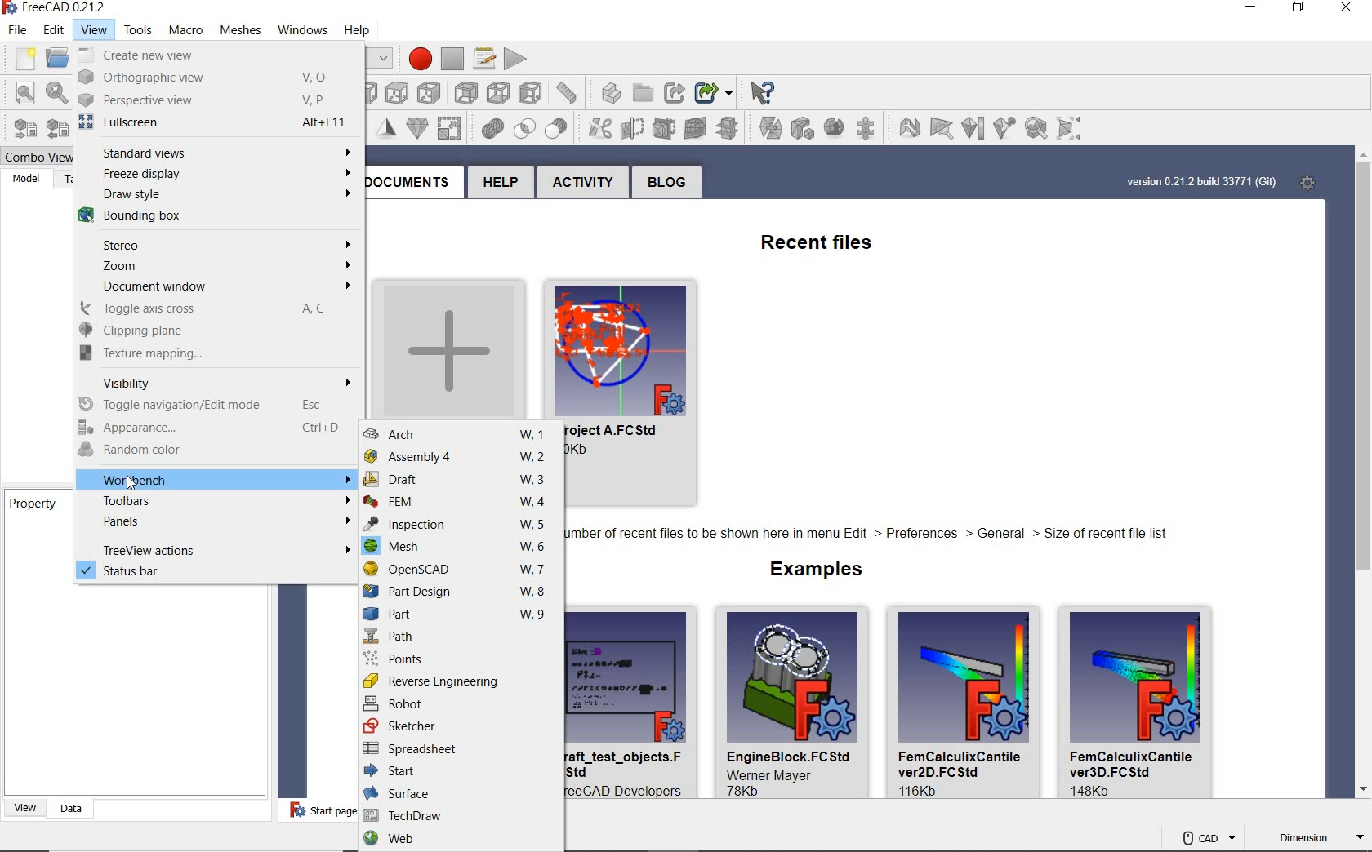  Describe the element at coordinates (871, 535) in the screenshot. I see `tip` at that location.